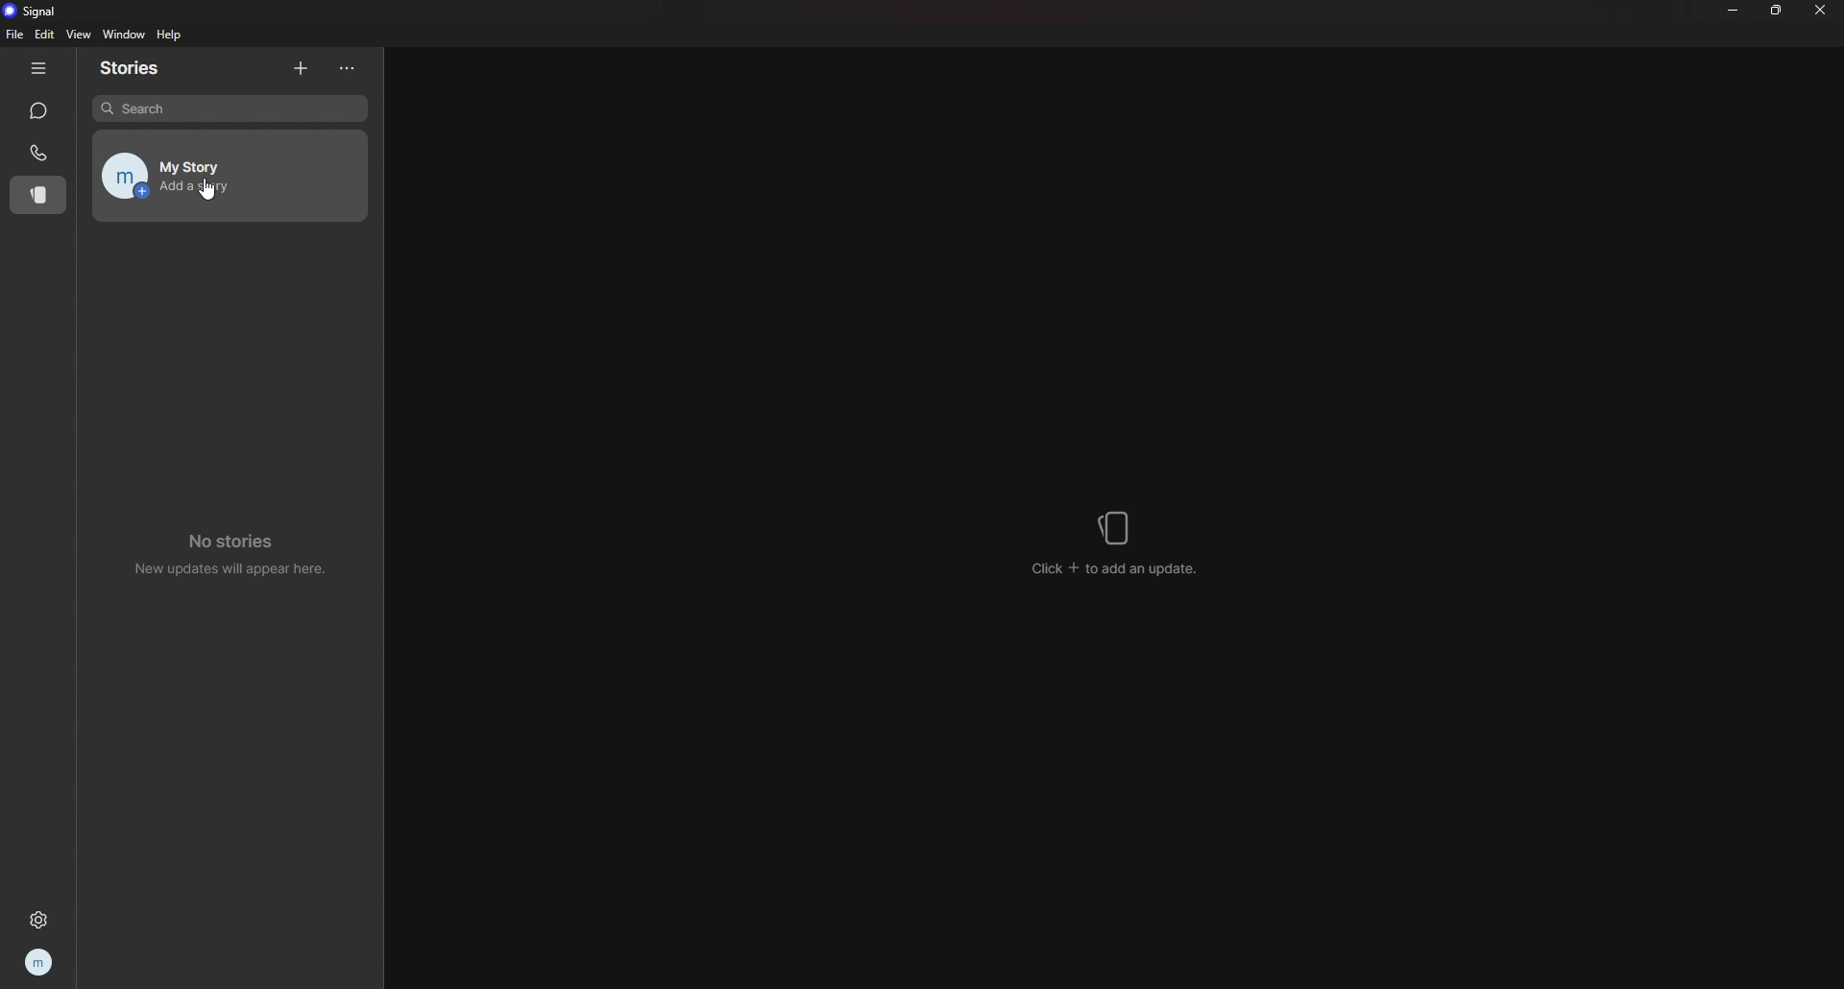  Describe the element at coordinates (40, 111) in the screenshot. I see `chats` at that location.